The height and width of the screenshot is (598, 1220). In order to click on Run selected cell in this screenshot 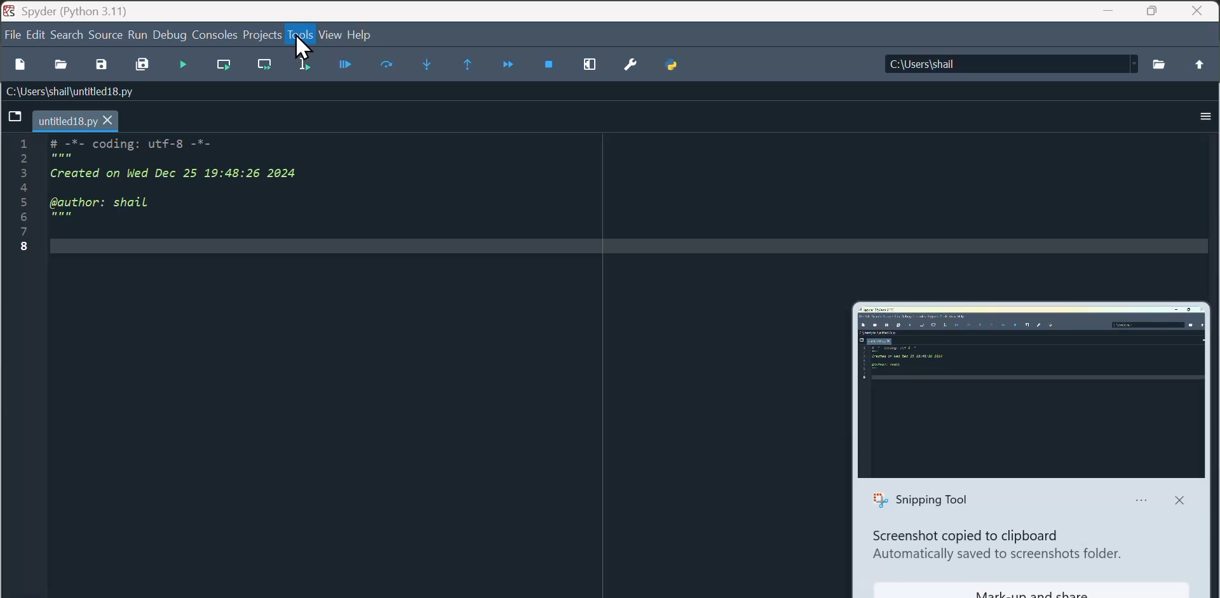, I will do `click(302, 67)`.